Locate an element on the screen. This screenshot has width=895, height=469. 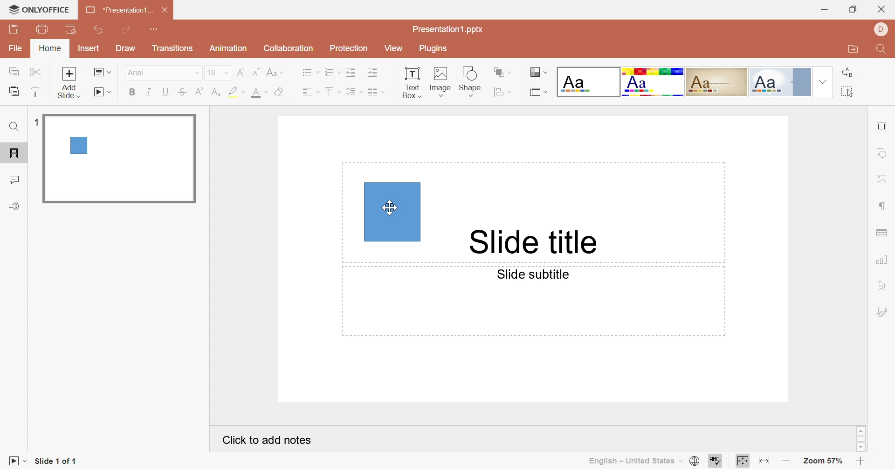
Redo is located at coordinates (132, 32).